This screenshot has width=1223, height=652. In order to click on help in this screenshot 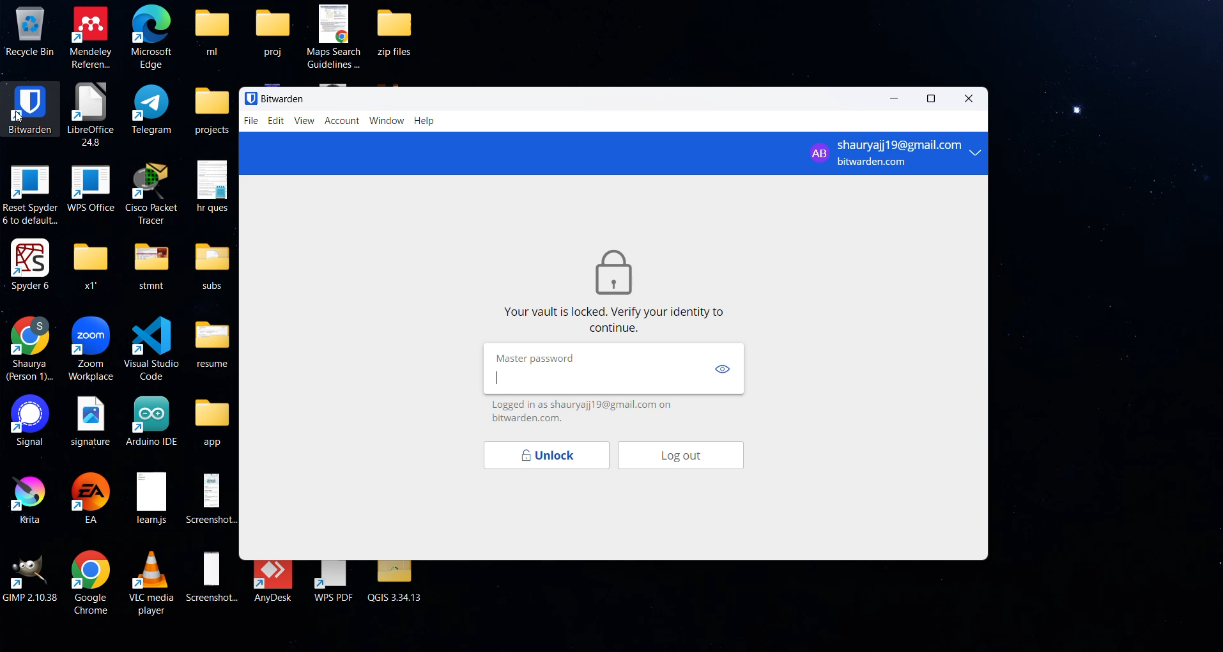, I will do `click(426, 122)`.